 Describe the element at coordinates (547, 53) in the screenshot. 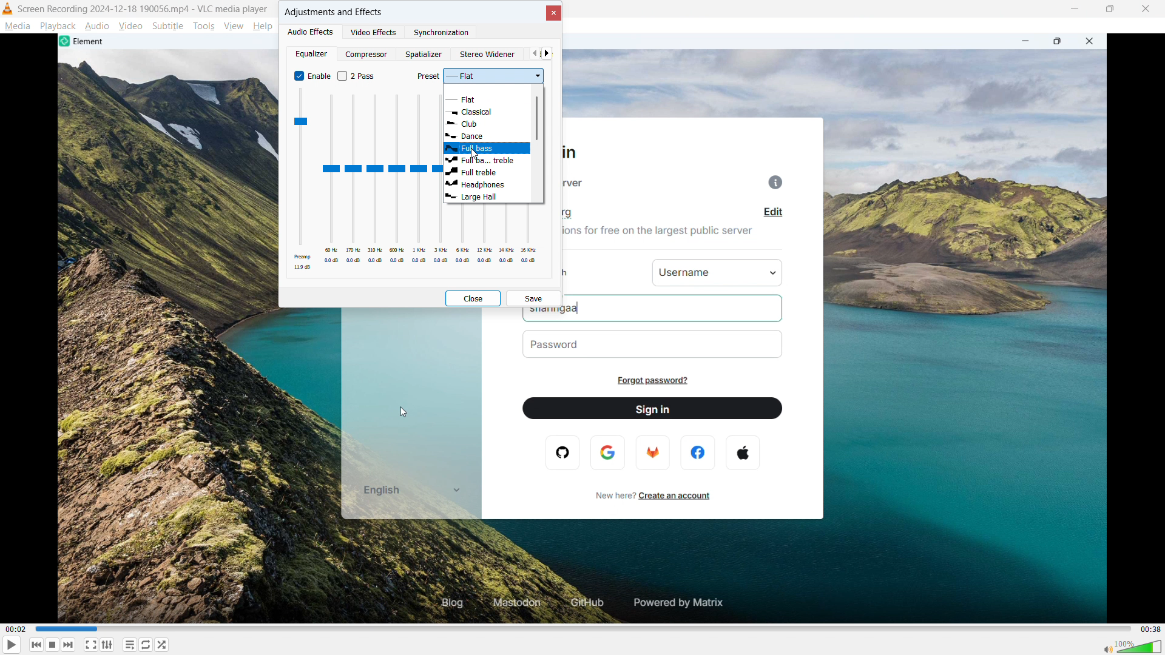

I see `next tab ` at that location.